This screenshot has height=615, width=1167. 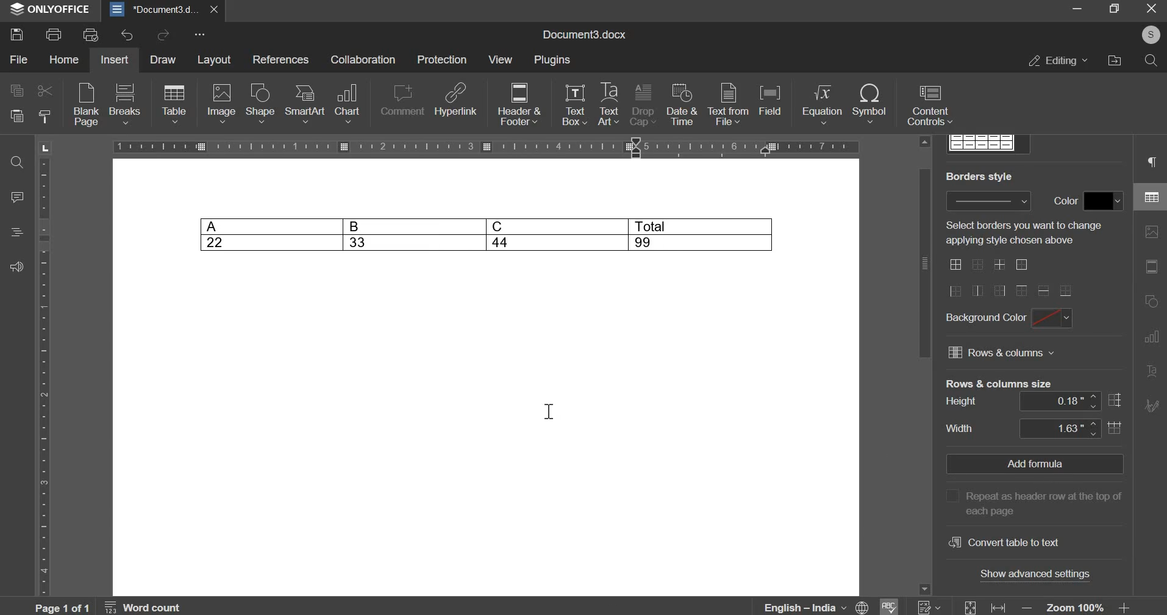 I want to click on page orientation, so click(x=44, y=148).